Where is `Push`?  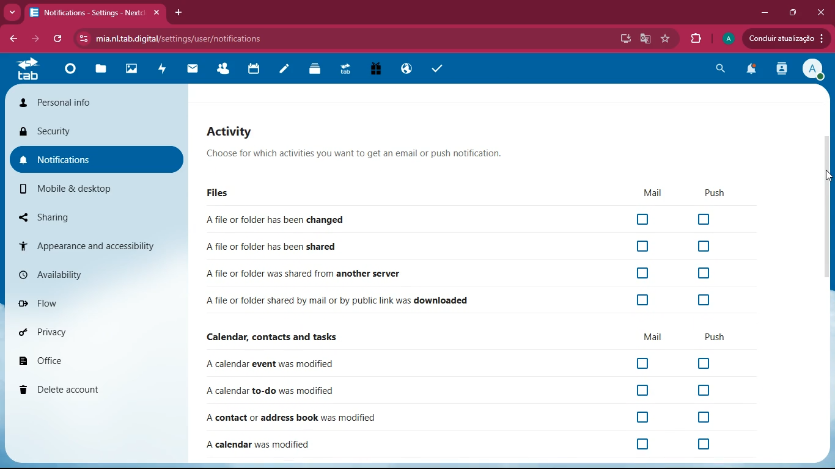 Push is located at coordinates (710, 194).